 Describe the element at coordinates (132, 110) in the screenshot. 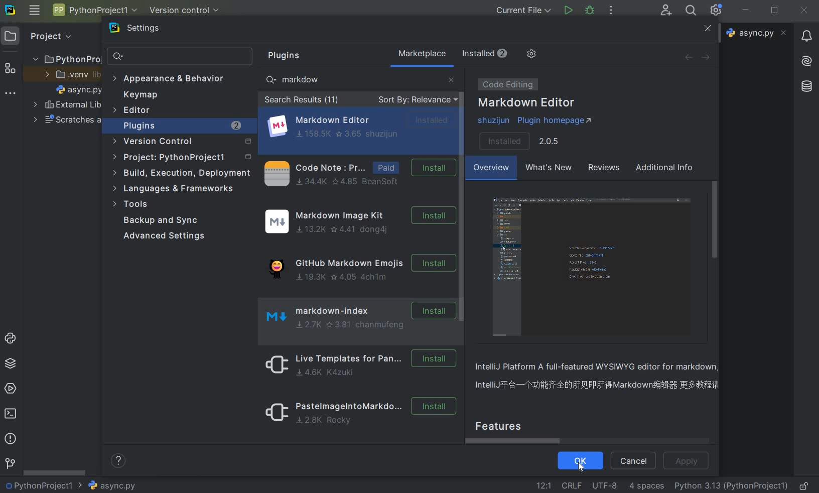

I see `Editor` at that location.